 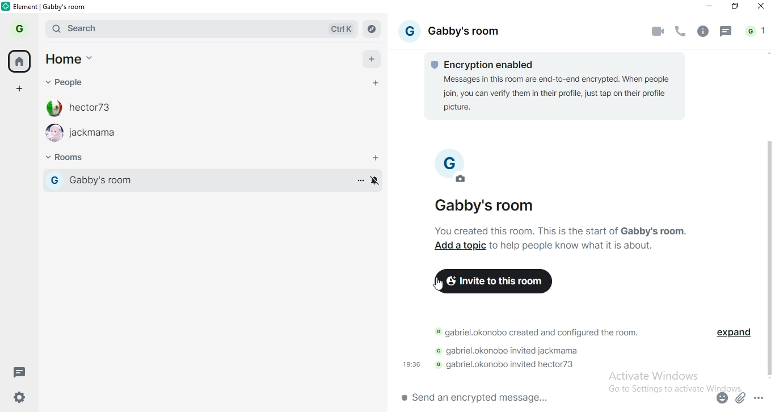 I want to click on Gabby's room, so click(x=484, y=206).